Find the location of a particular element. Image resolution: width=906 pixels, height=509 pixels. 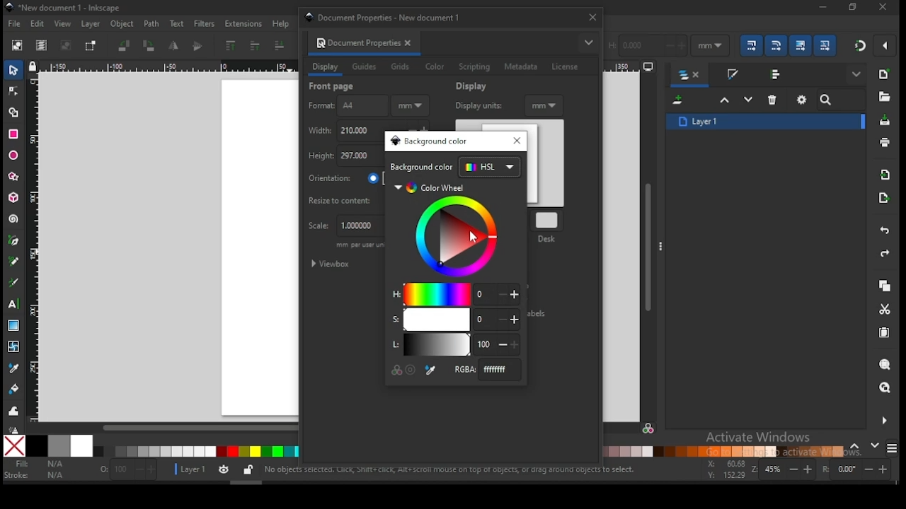

dropper tool is located at coordinates (14, 367).